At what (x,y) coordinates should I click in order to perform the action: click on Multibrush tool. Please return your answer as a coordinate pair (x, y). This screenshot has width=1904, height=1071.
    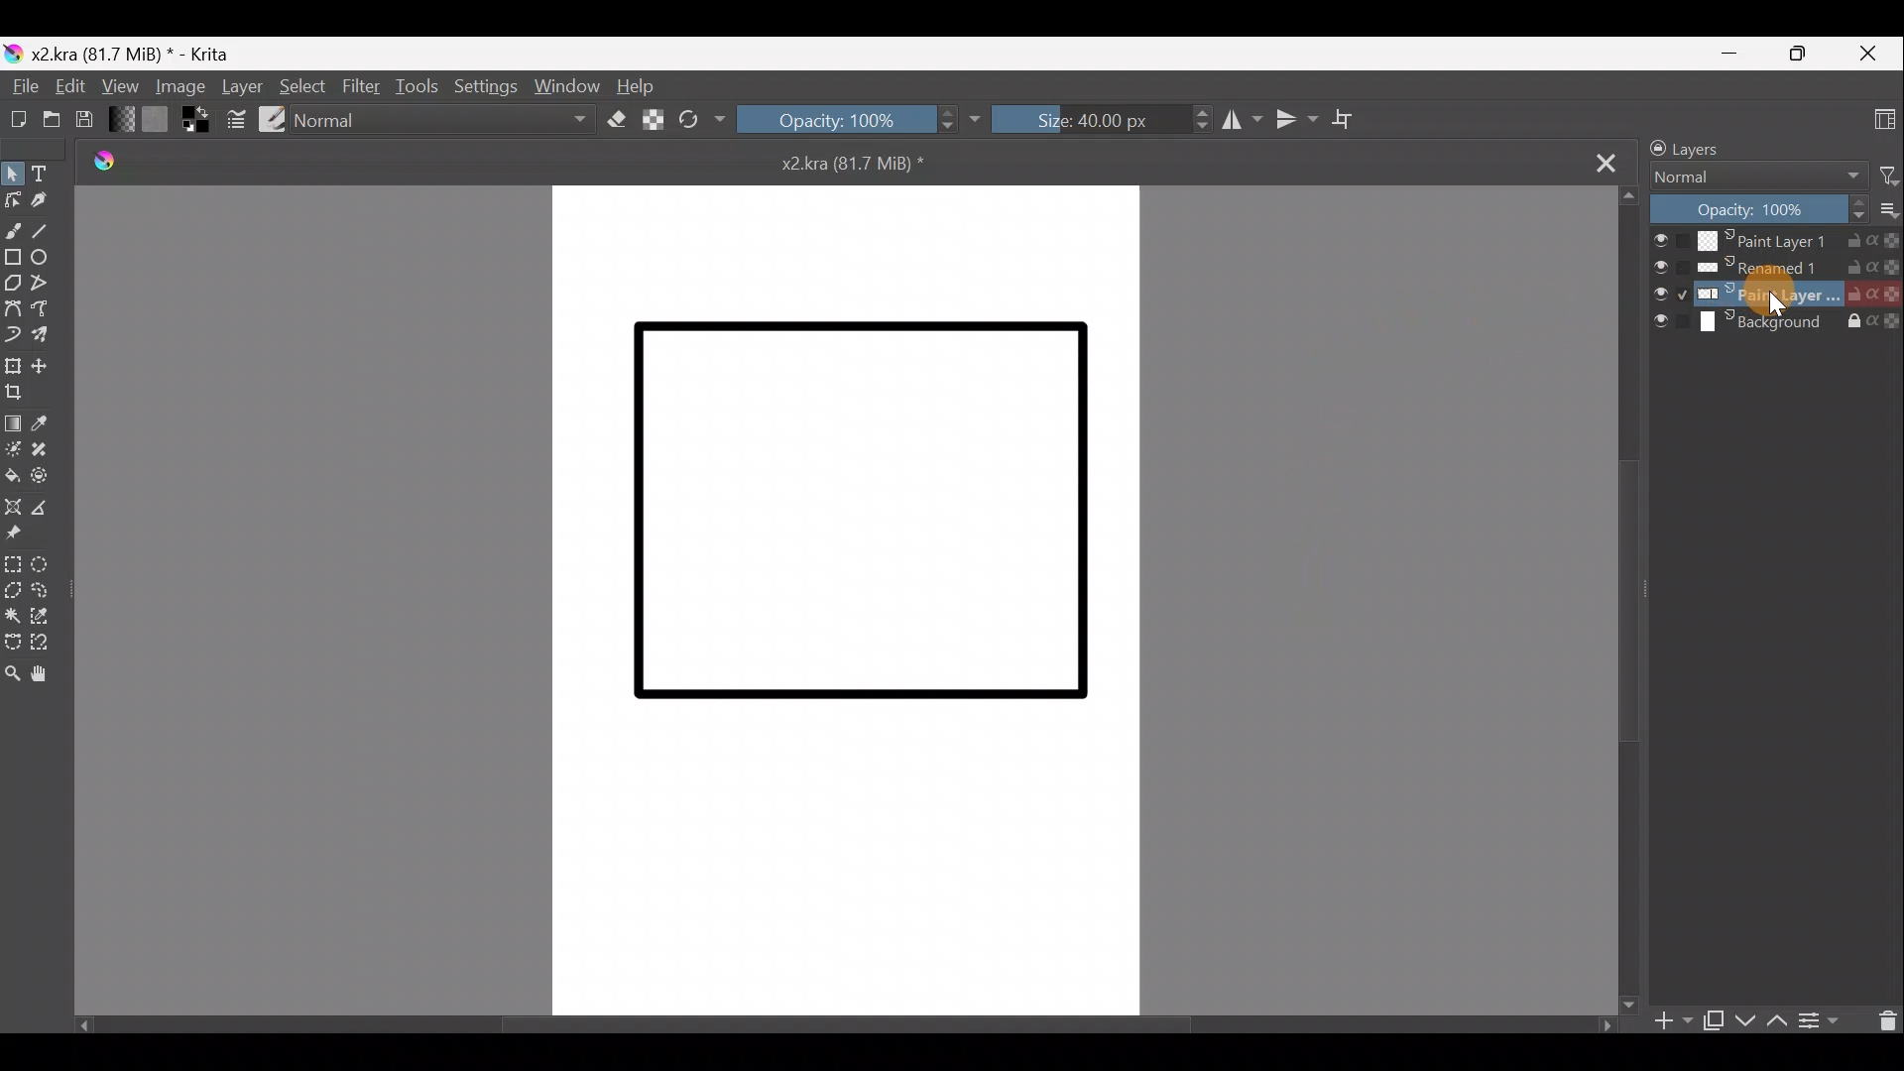
    Looking at the image, I should click on (50, 336).